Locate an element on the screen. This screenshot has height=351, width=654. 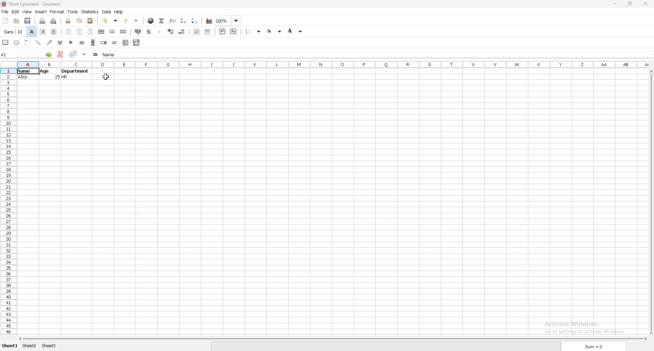
undo is located at coordinates (111, 21).